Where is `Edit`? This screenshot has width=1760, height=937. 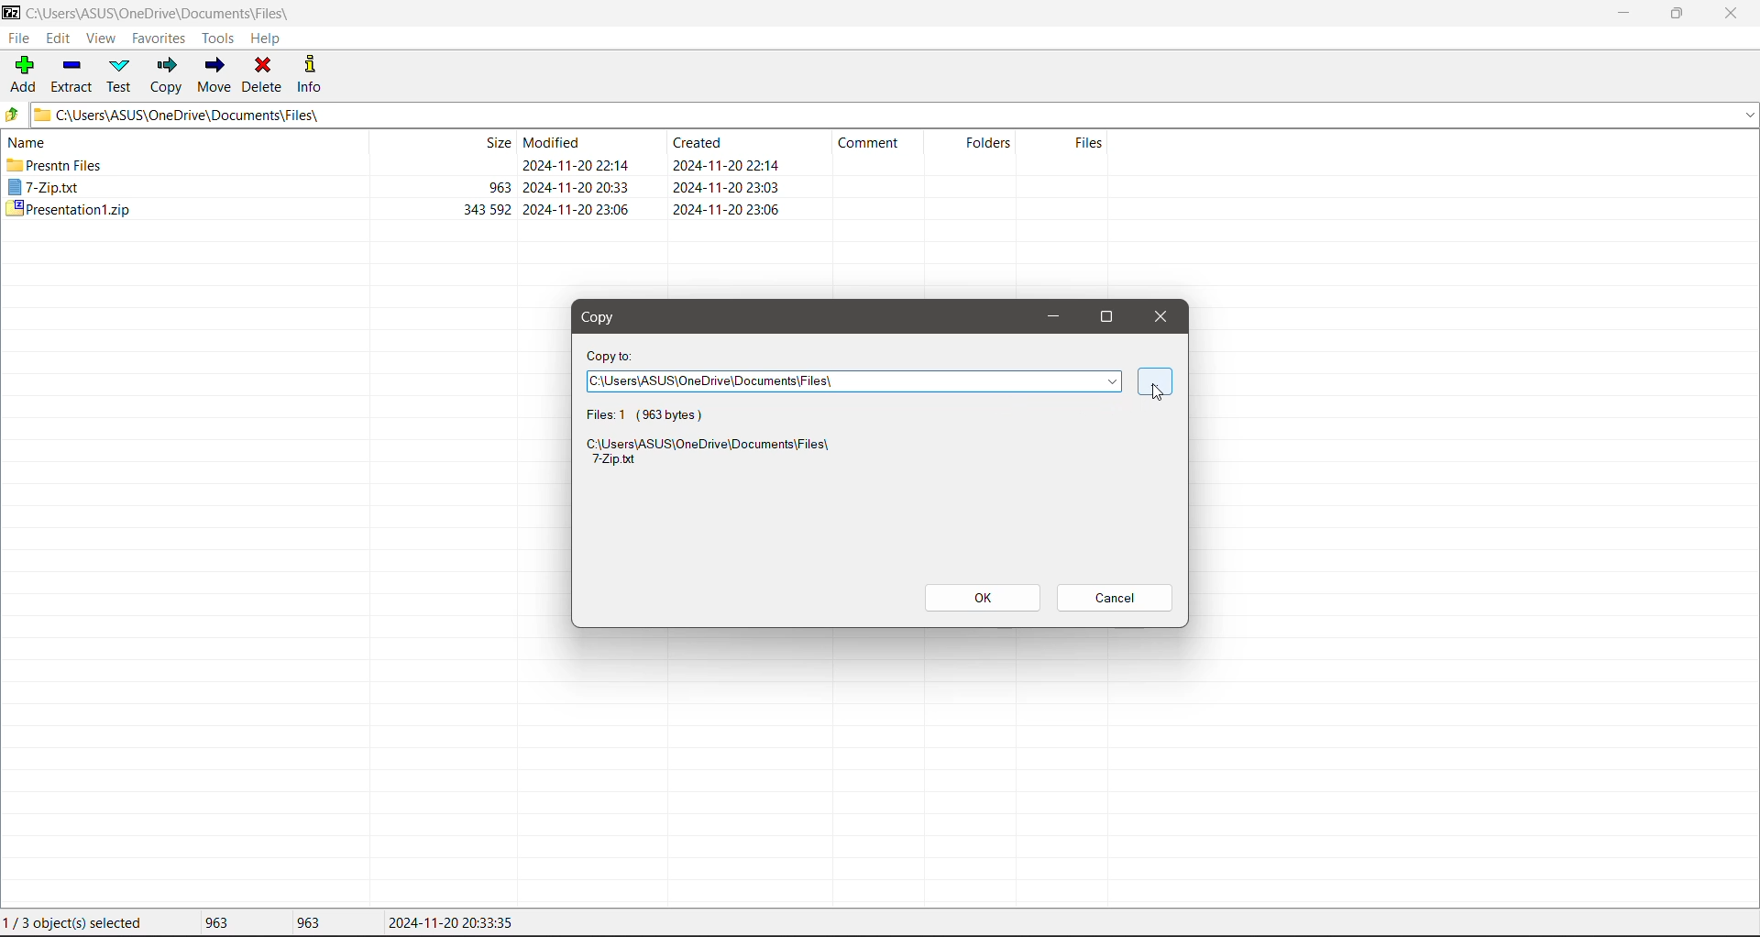
Edit is located at coordinates (61, 39).